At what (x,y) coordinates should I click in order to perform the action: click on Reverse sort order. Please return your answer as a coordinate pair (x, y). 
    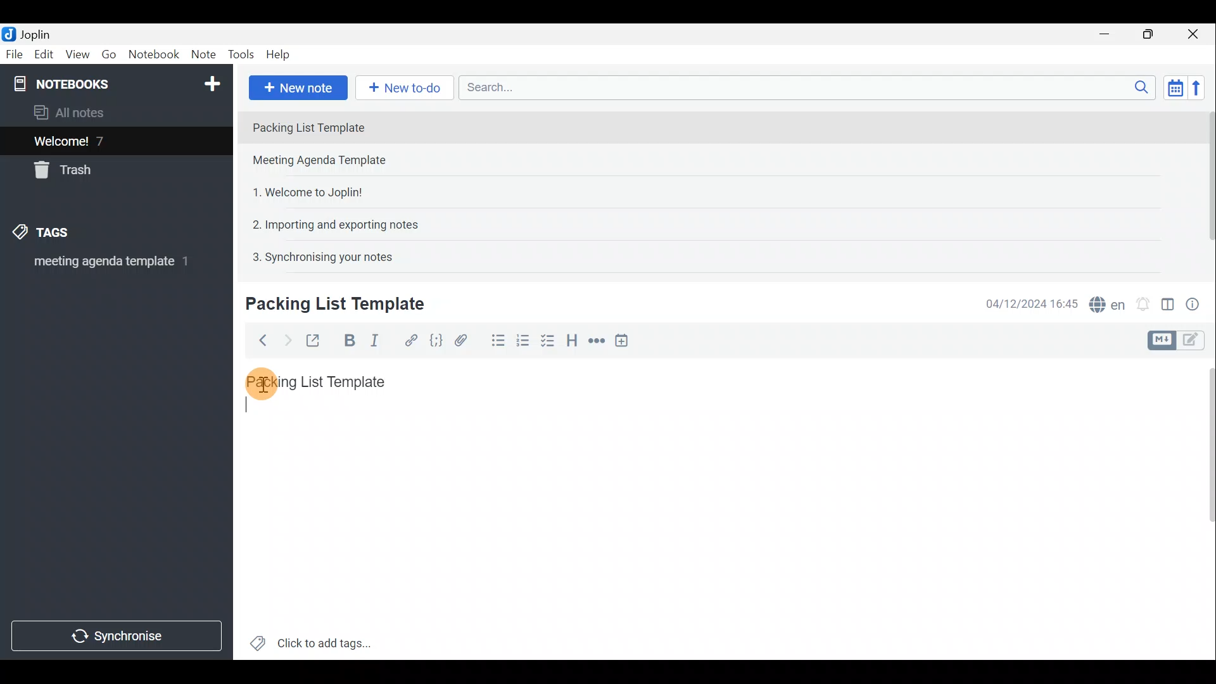
    Looking at the image, I should click on (1201, 87).